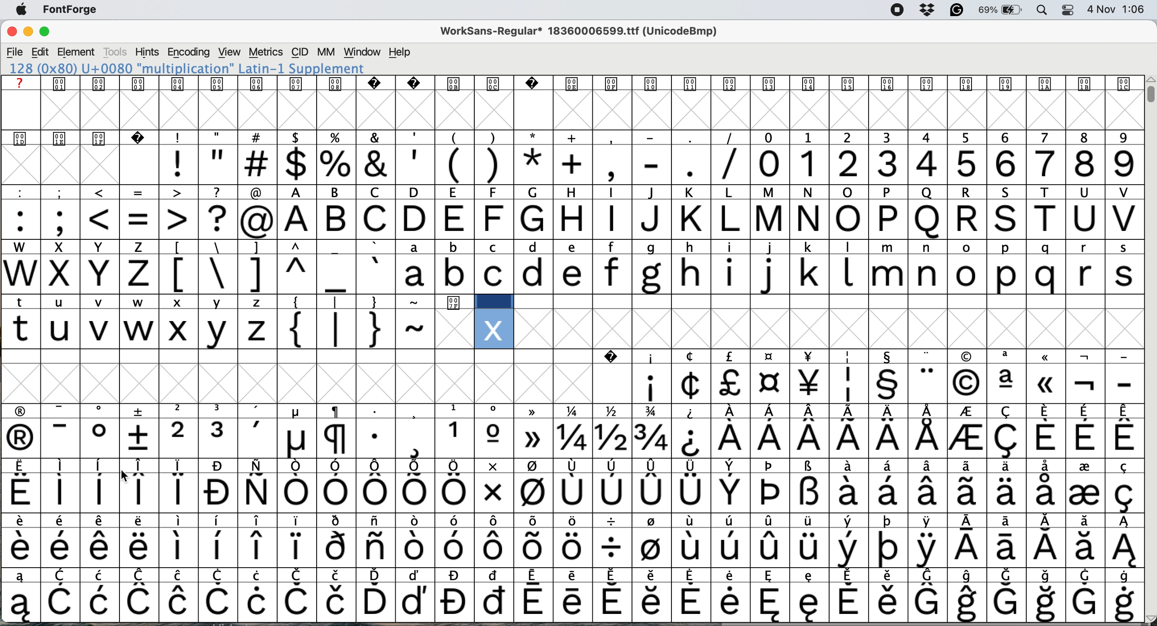 This screenshot has width=1157, height=626. Describe the element at coordinates (882, 384) in the screenshot. I see `special characters` at that location.